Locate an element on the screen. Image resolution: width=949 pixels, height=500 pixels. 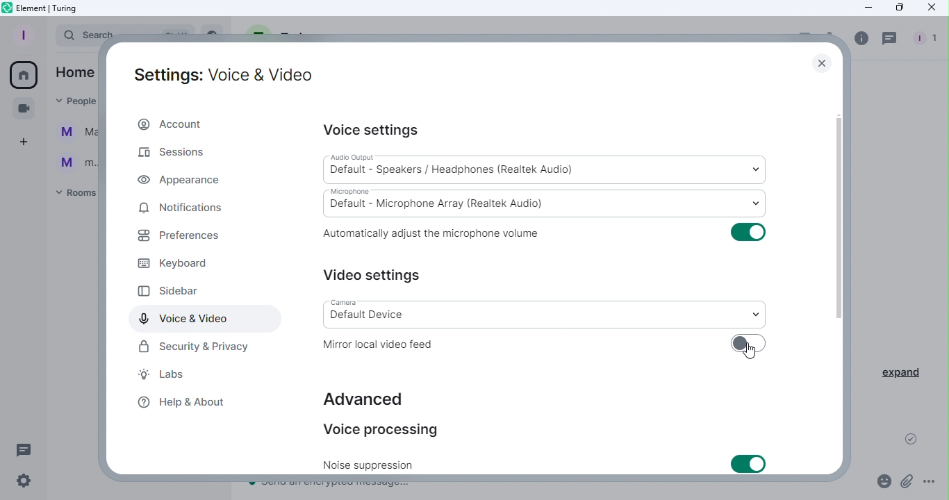
Settings: Voice and video is located at coordinates (224, 76).